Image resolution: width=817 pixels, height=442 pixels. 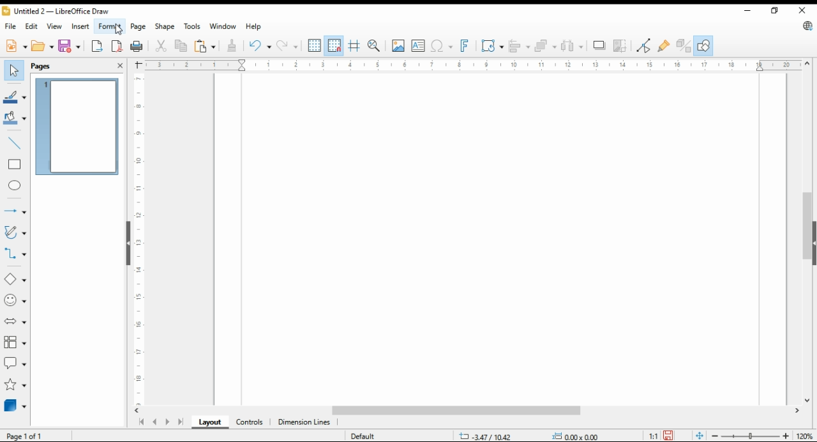 What do you see at coordinates (517, 45) in the screenshot?
I see `align objects` at bounding box center [517, 45].